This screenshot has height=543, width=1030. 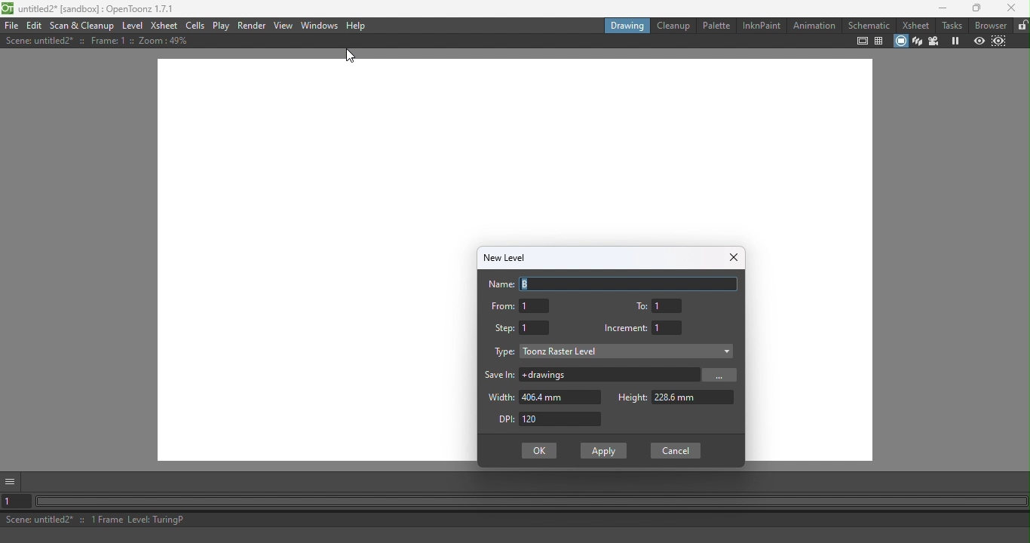 What do you see at coordinates (353, 57) in the screenshot?
I see `cursor` at bounding box center [353, 57].